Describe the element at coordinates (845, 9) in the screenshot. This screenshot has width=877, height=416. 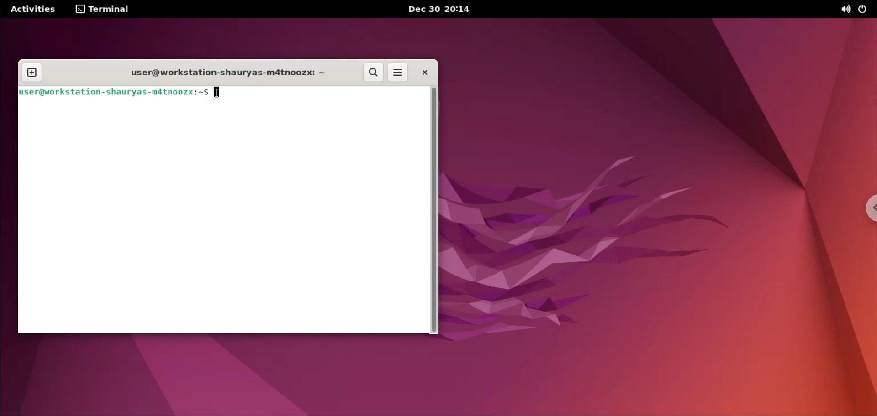
I see `sound options` at that location.